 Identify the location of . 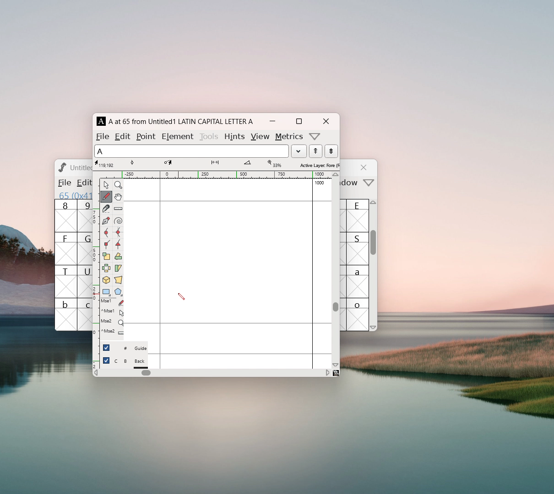
(82, 183).